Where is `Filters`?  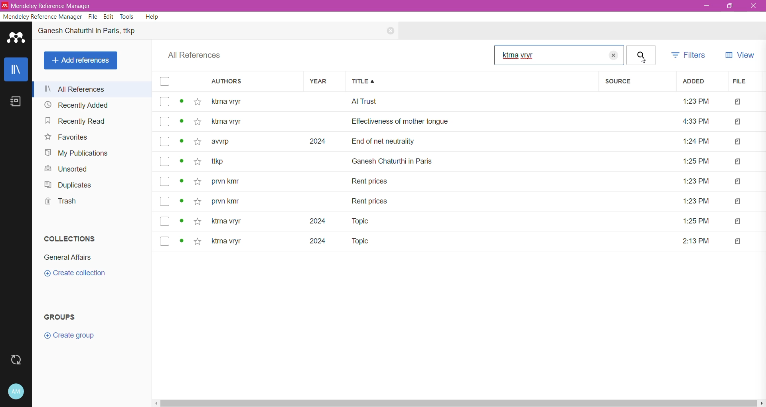
Filters is located at coordinates (690, 55).